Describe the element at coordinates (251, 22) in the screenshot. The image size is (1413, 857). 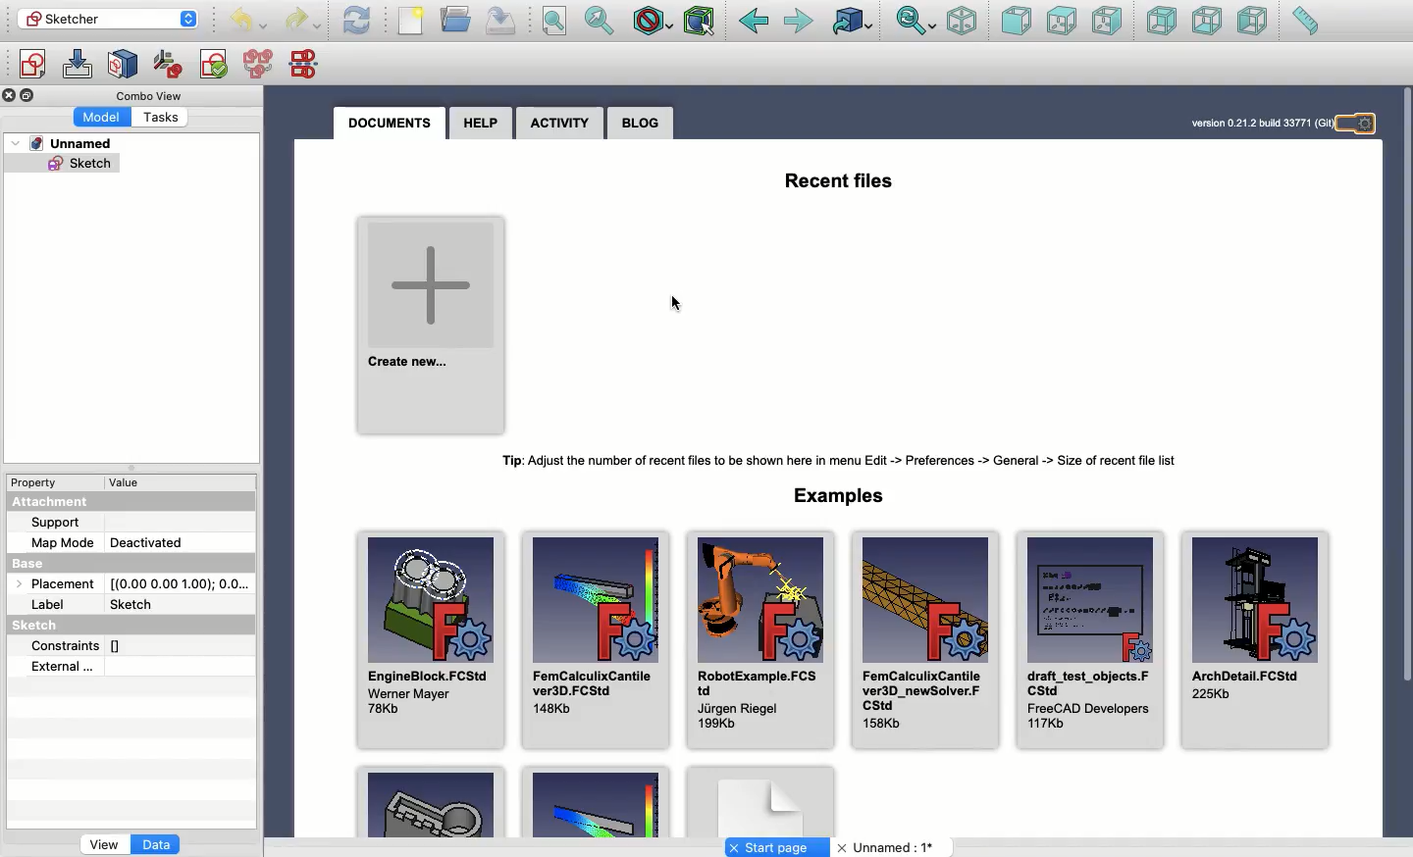
I see `Undo` at that location.